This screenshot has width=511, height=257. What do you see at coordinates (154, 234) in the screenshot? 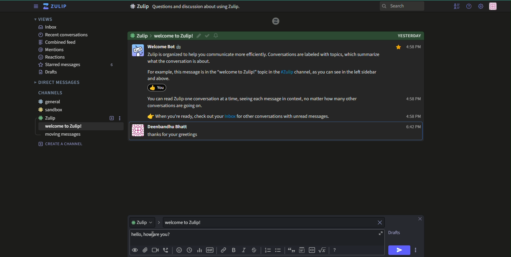
I see `text` at bounding box center [154, 234].